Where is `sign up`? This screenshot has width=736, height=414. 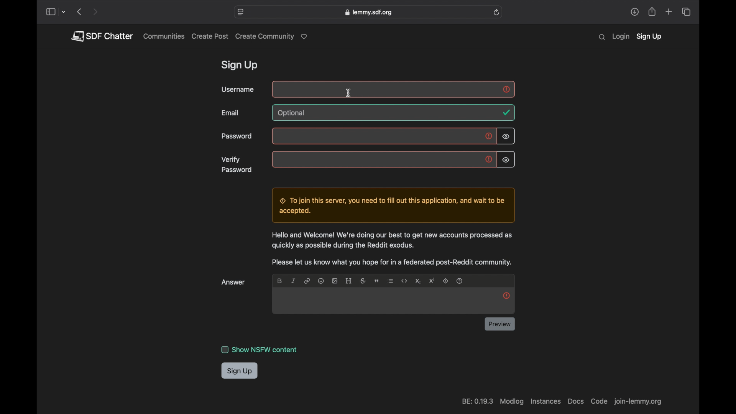 sign up is located at coordinates (241, 66).